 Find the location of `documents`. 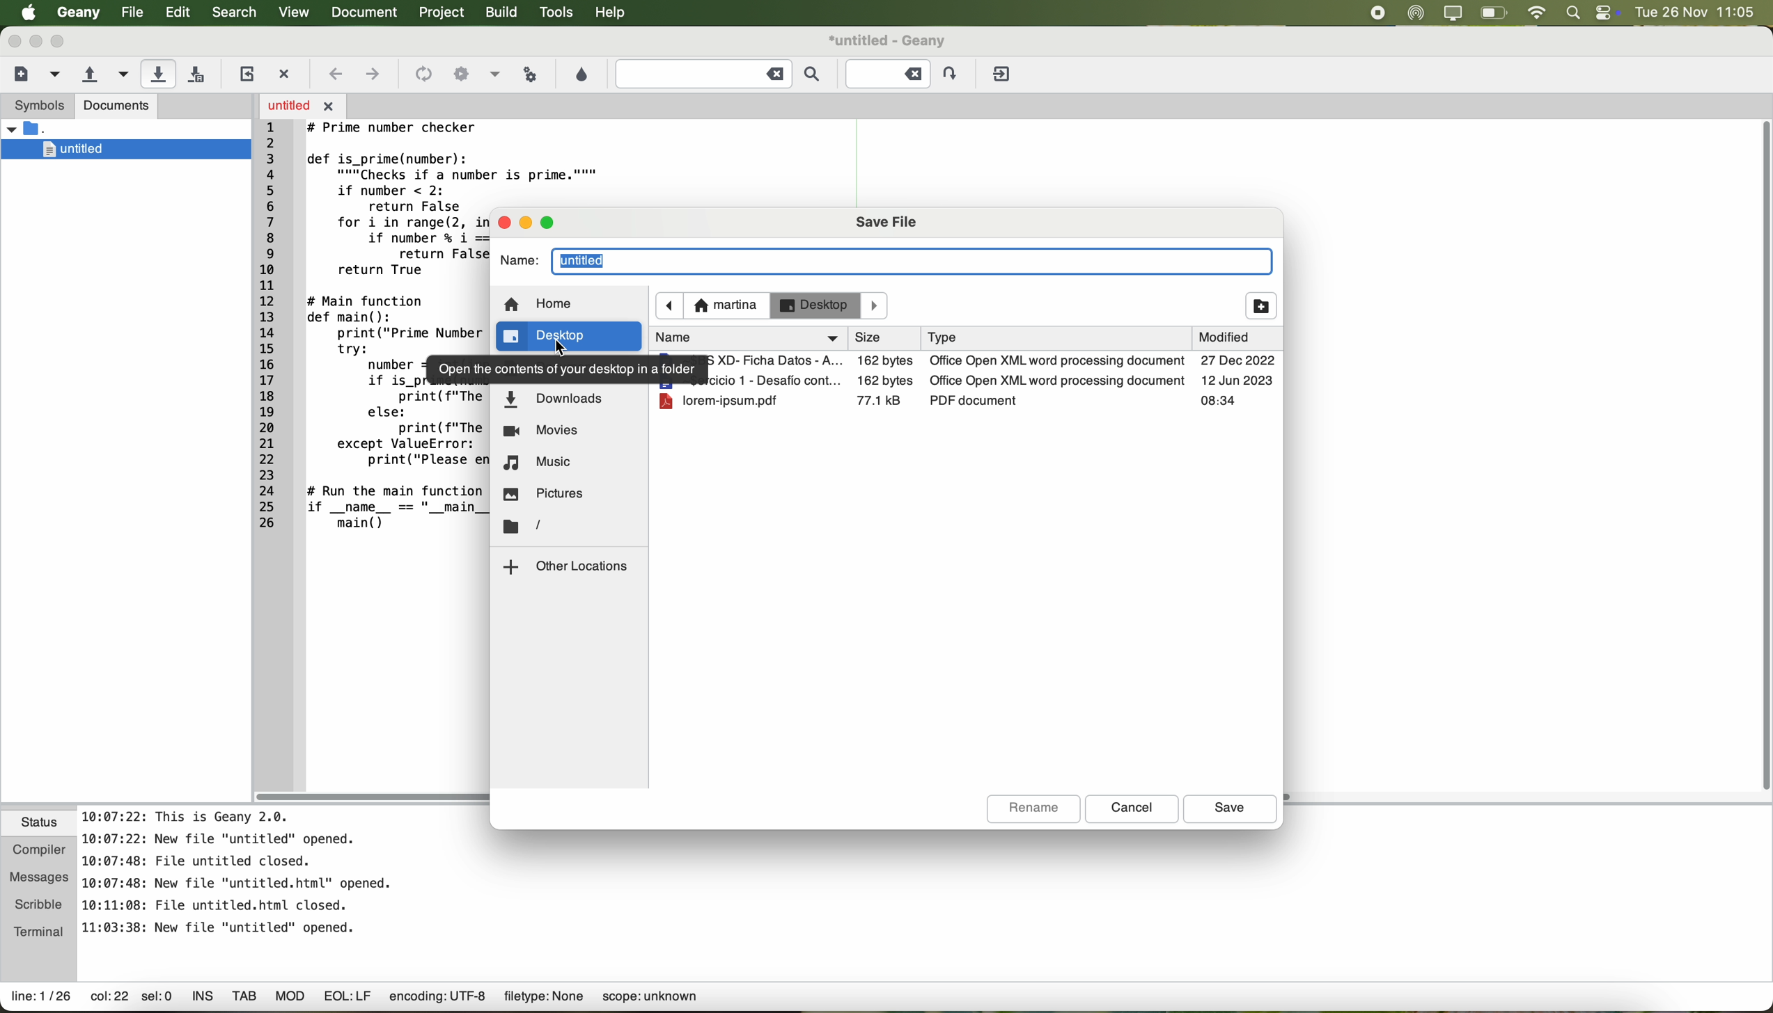

documents is located at coordinates (118, 107).